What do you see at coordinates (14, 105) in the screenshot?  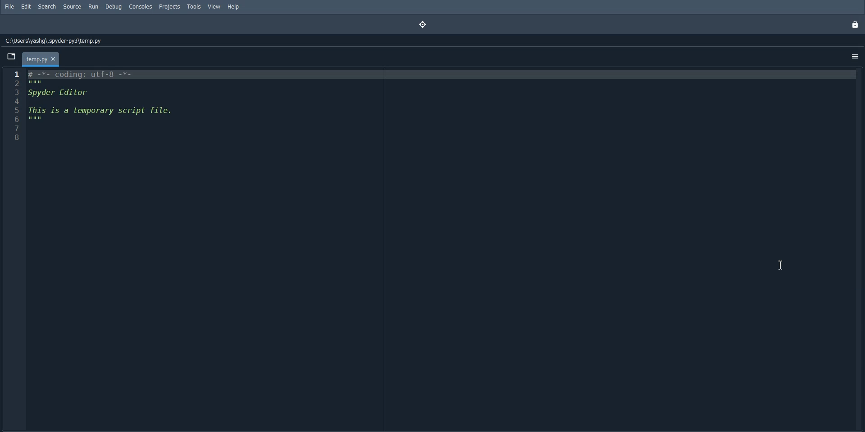 I see `Line Number` at bounding box center [14, 105].